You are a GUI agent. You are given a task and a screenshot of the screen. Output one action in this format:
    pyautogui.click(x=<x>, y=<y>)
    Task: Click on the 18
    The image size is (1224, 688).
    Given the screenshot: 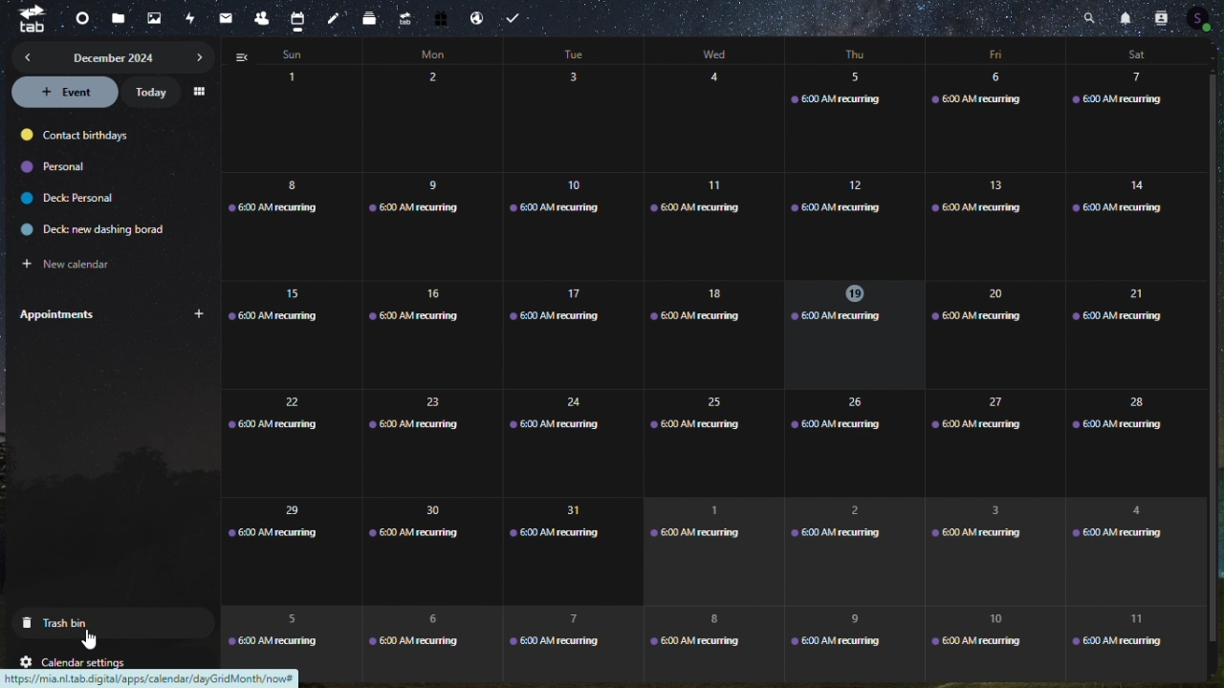 What is the action you would take?
    pyautogui.click(x=702, y=332)
    